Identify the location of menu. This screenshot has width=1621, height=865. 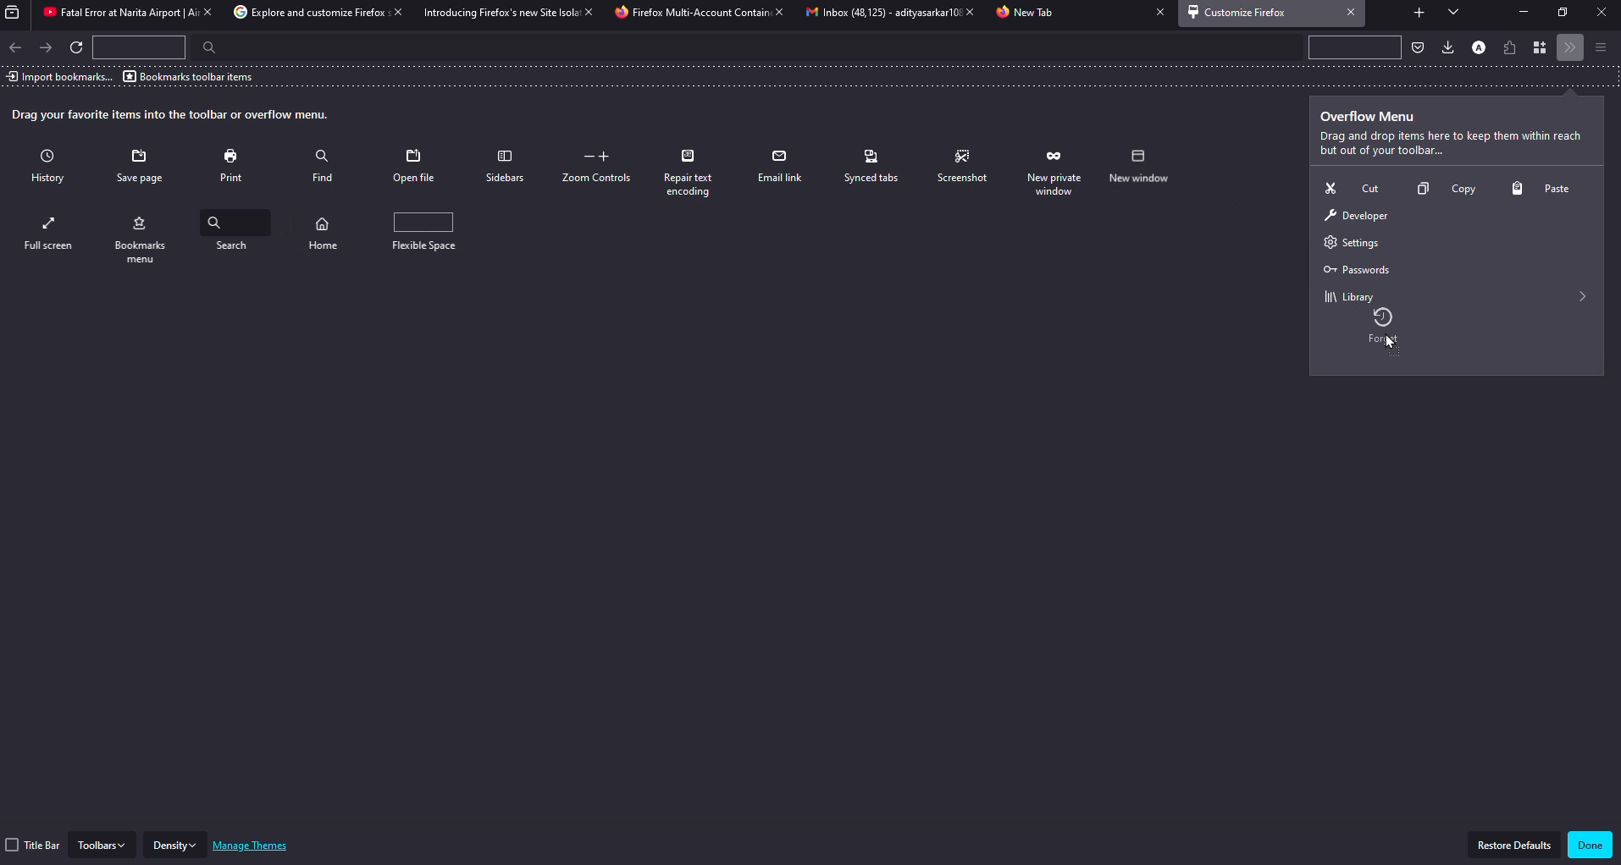
(1600, 47).